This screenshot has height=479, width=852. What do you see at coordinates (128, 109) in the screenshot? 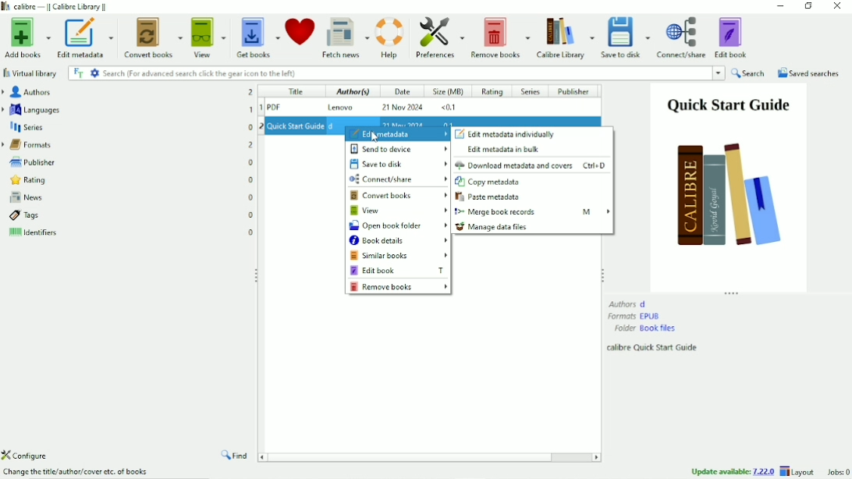
I see `Languages` at bounding box center [128, 109].